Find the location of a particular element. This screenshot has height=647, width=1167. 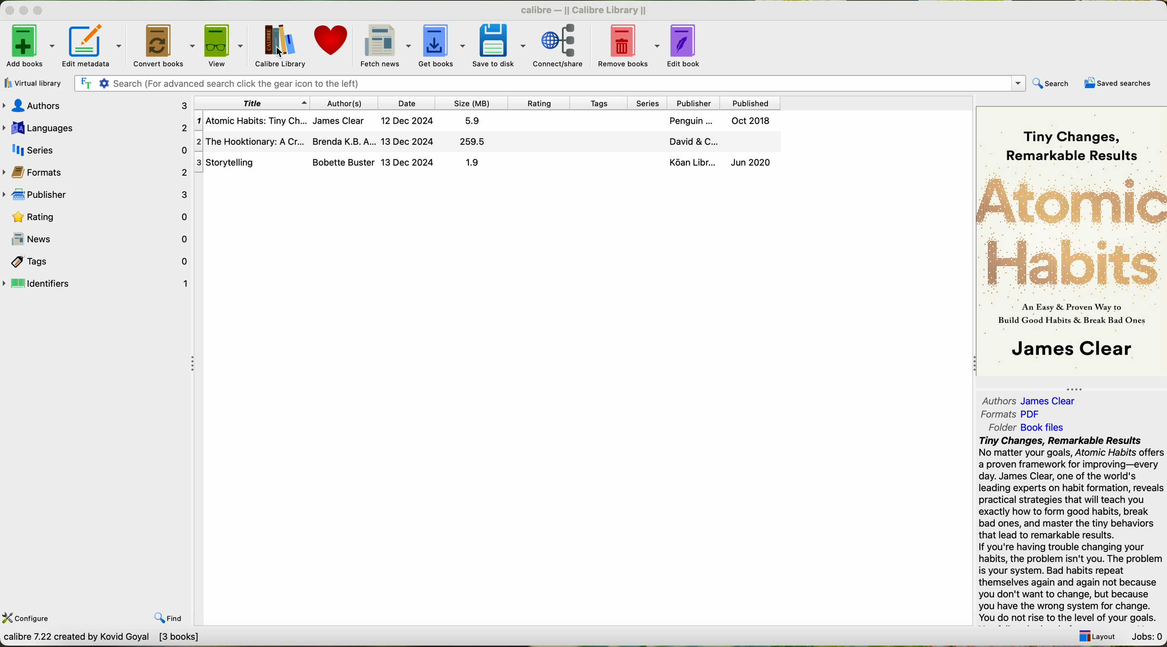

Minimize is located at coordinates (10, 11).